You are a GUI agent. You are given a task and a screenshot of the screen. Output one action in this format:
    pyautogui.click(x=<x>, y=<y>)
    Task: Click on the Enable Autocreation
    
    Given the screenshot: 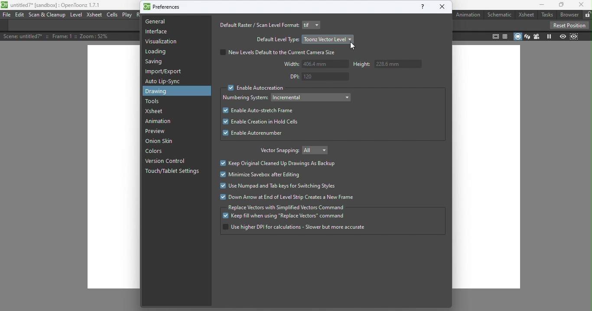 What is the action you would take?
    pyautogui.click(x=256, y=88)
    